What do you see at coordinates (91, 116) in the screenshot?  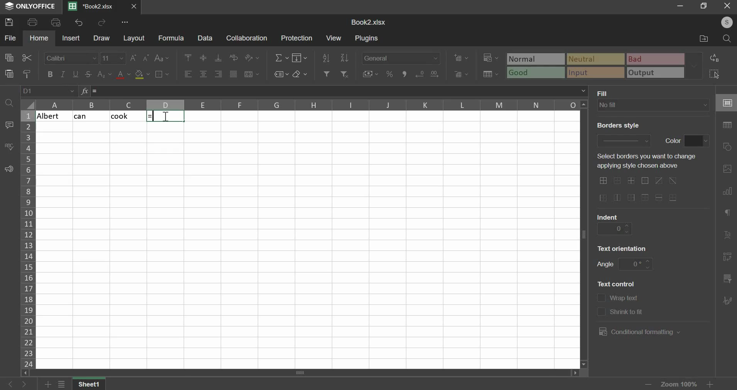 I see `cat` at bounding box center [91, 116].